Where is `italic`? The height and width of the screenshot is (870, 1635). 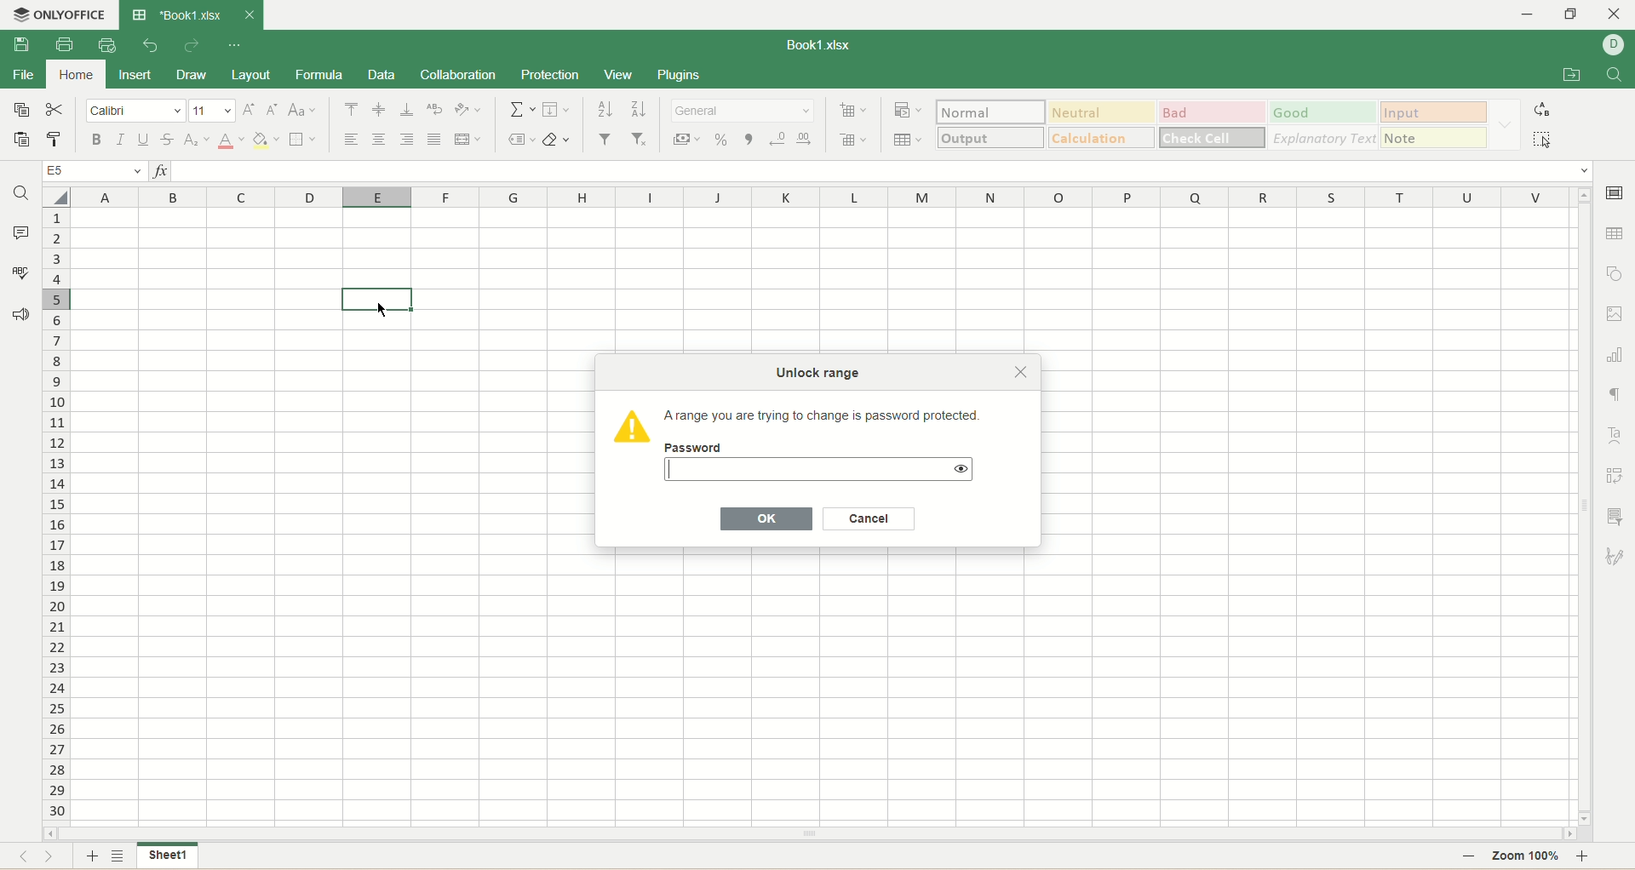
italic is located at coordinates (121, 140).